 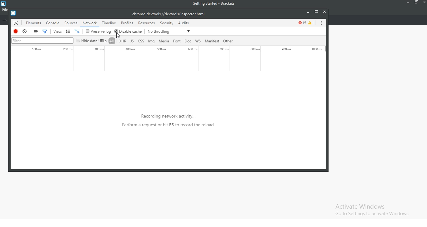 I want to click on logo, so click(x=5, y=3).